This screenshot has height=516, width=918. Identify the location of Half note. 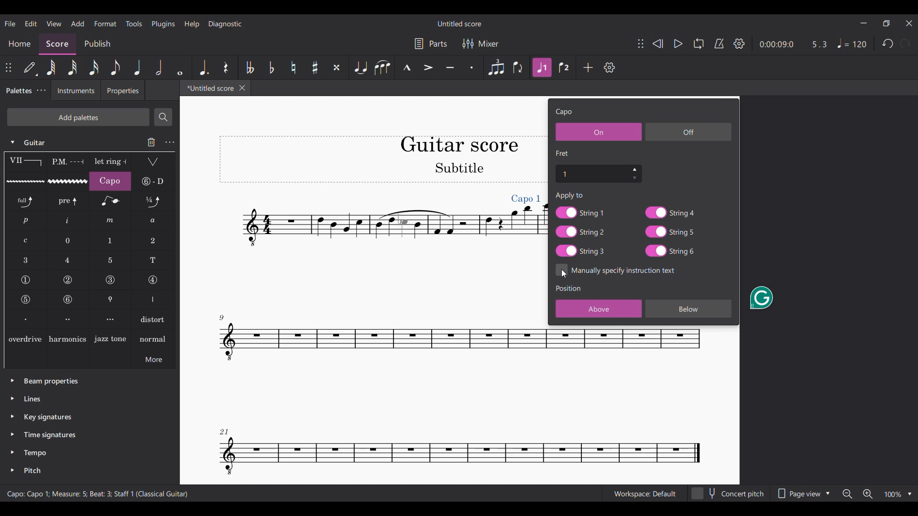
(159, 67).